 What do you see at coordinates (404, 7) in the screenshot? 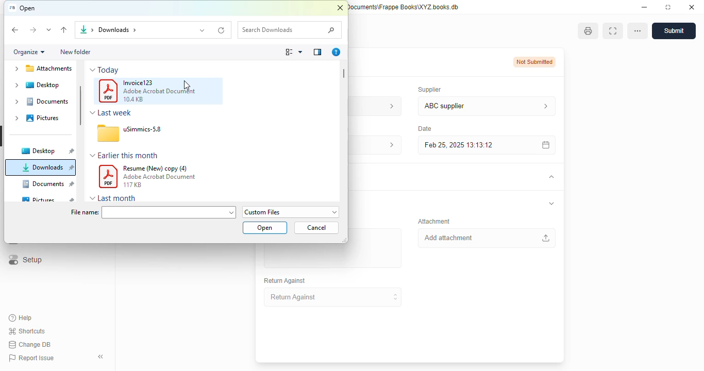
I see `XYZ - C:\Users\hsbc\OneDrive\Documents\Frappe Books\XYZ books.db` at bounding box center [404, 7].